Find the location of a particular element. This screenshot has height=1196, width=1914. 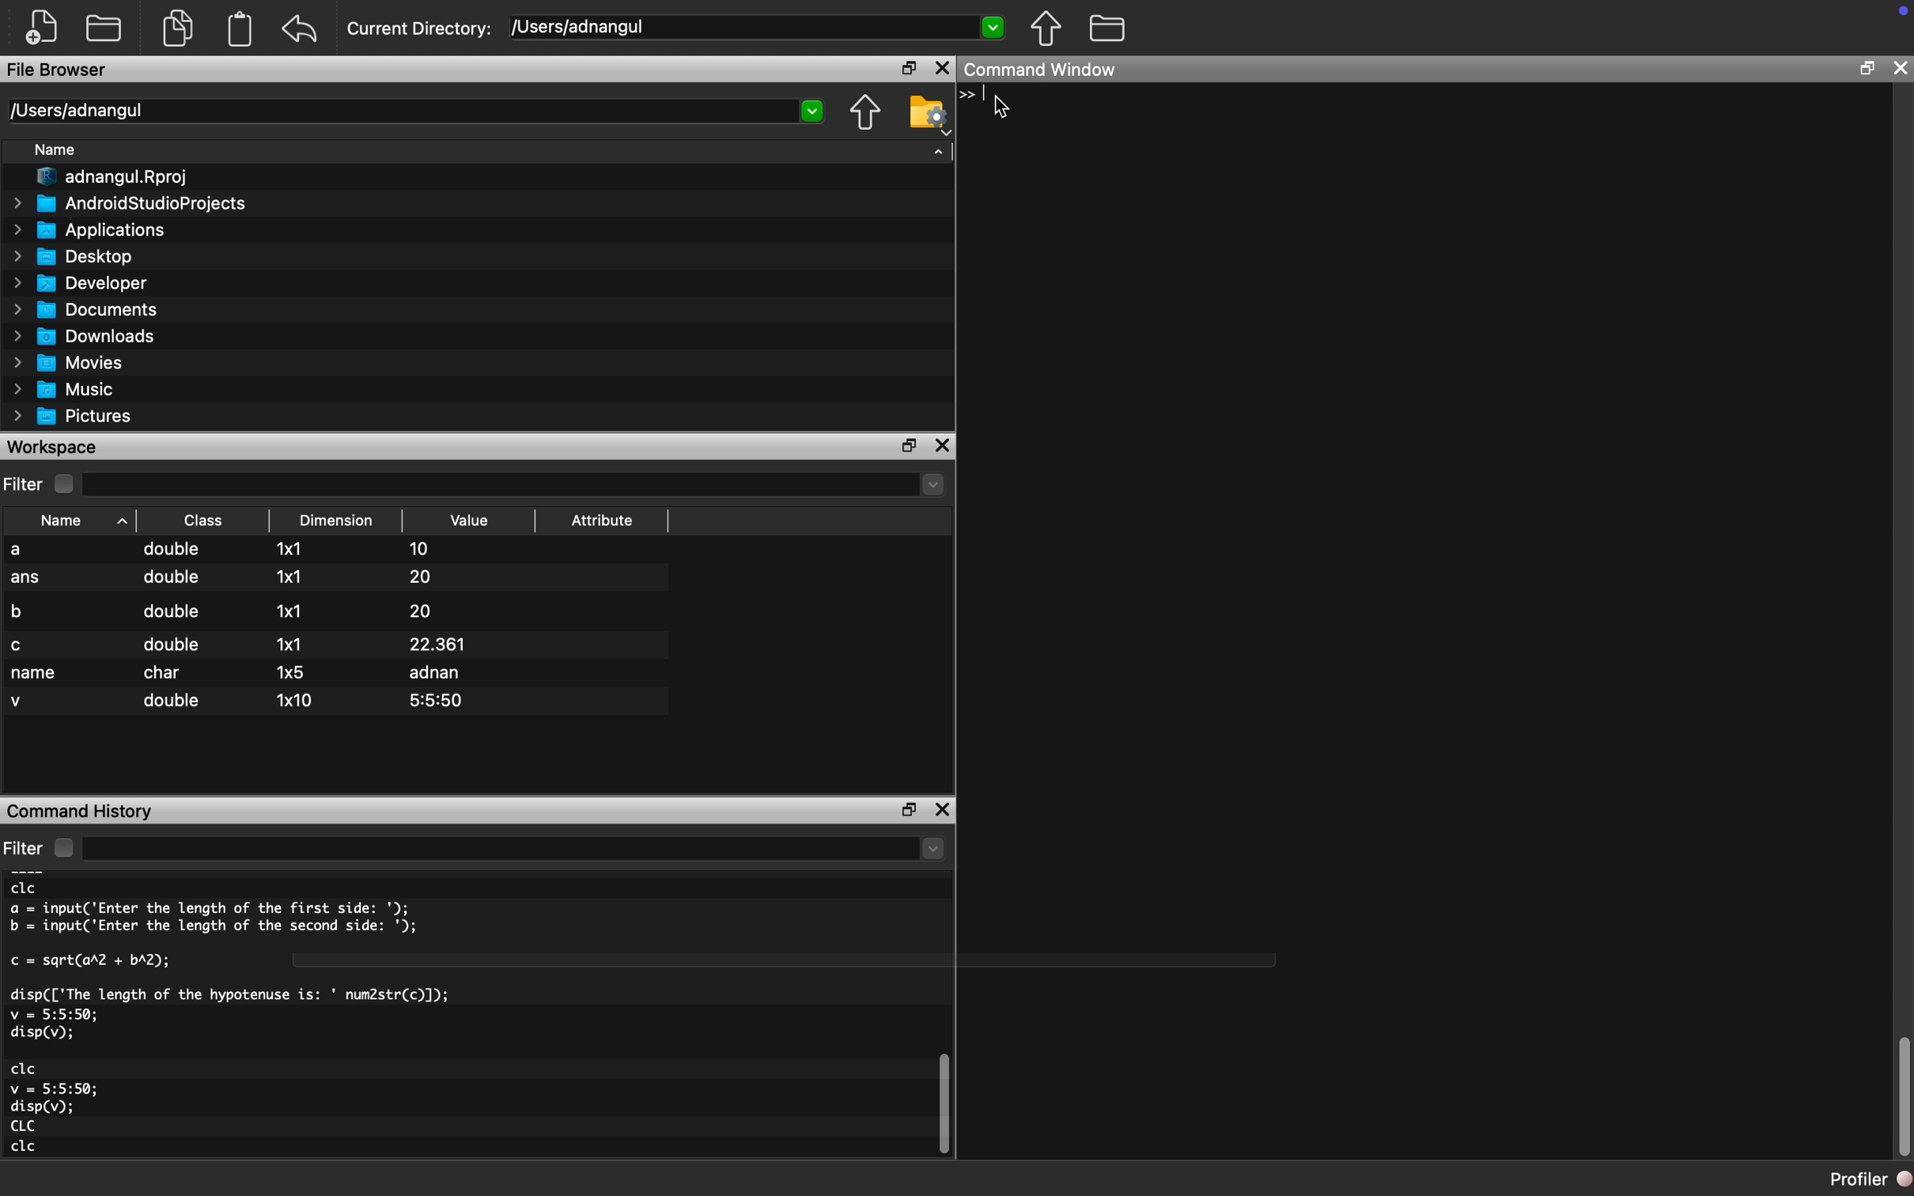

Copy is located at coordinates (180, 25).